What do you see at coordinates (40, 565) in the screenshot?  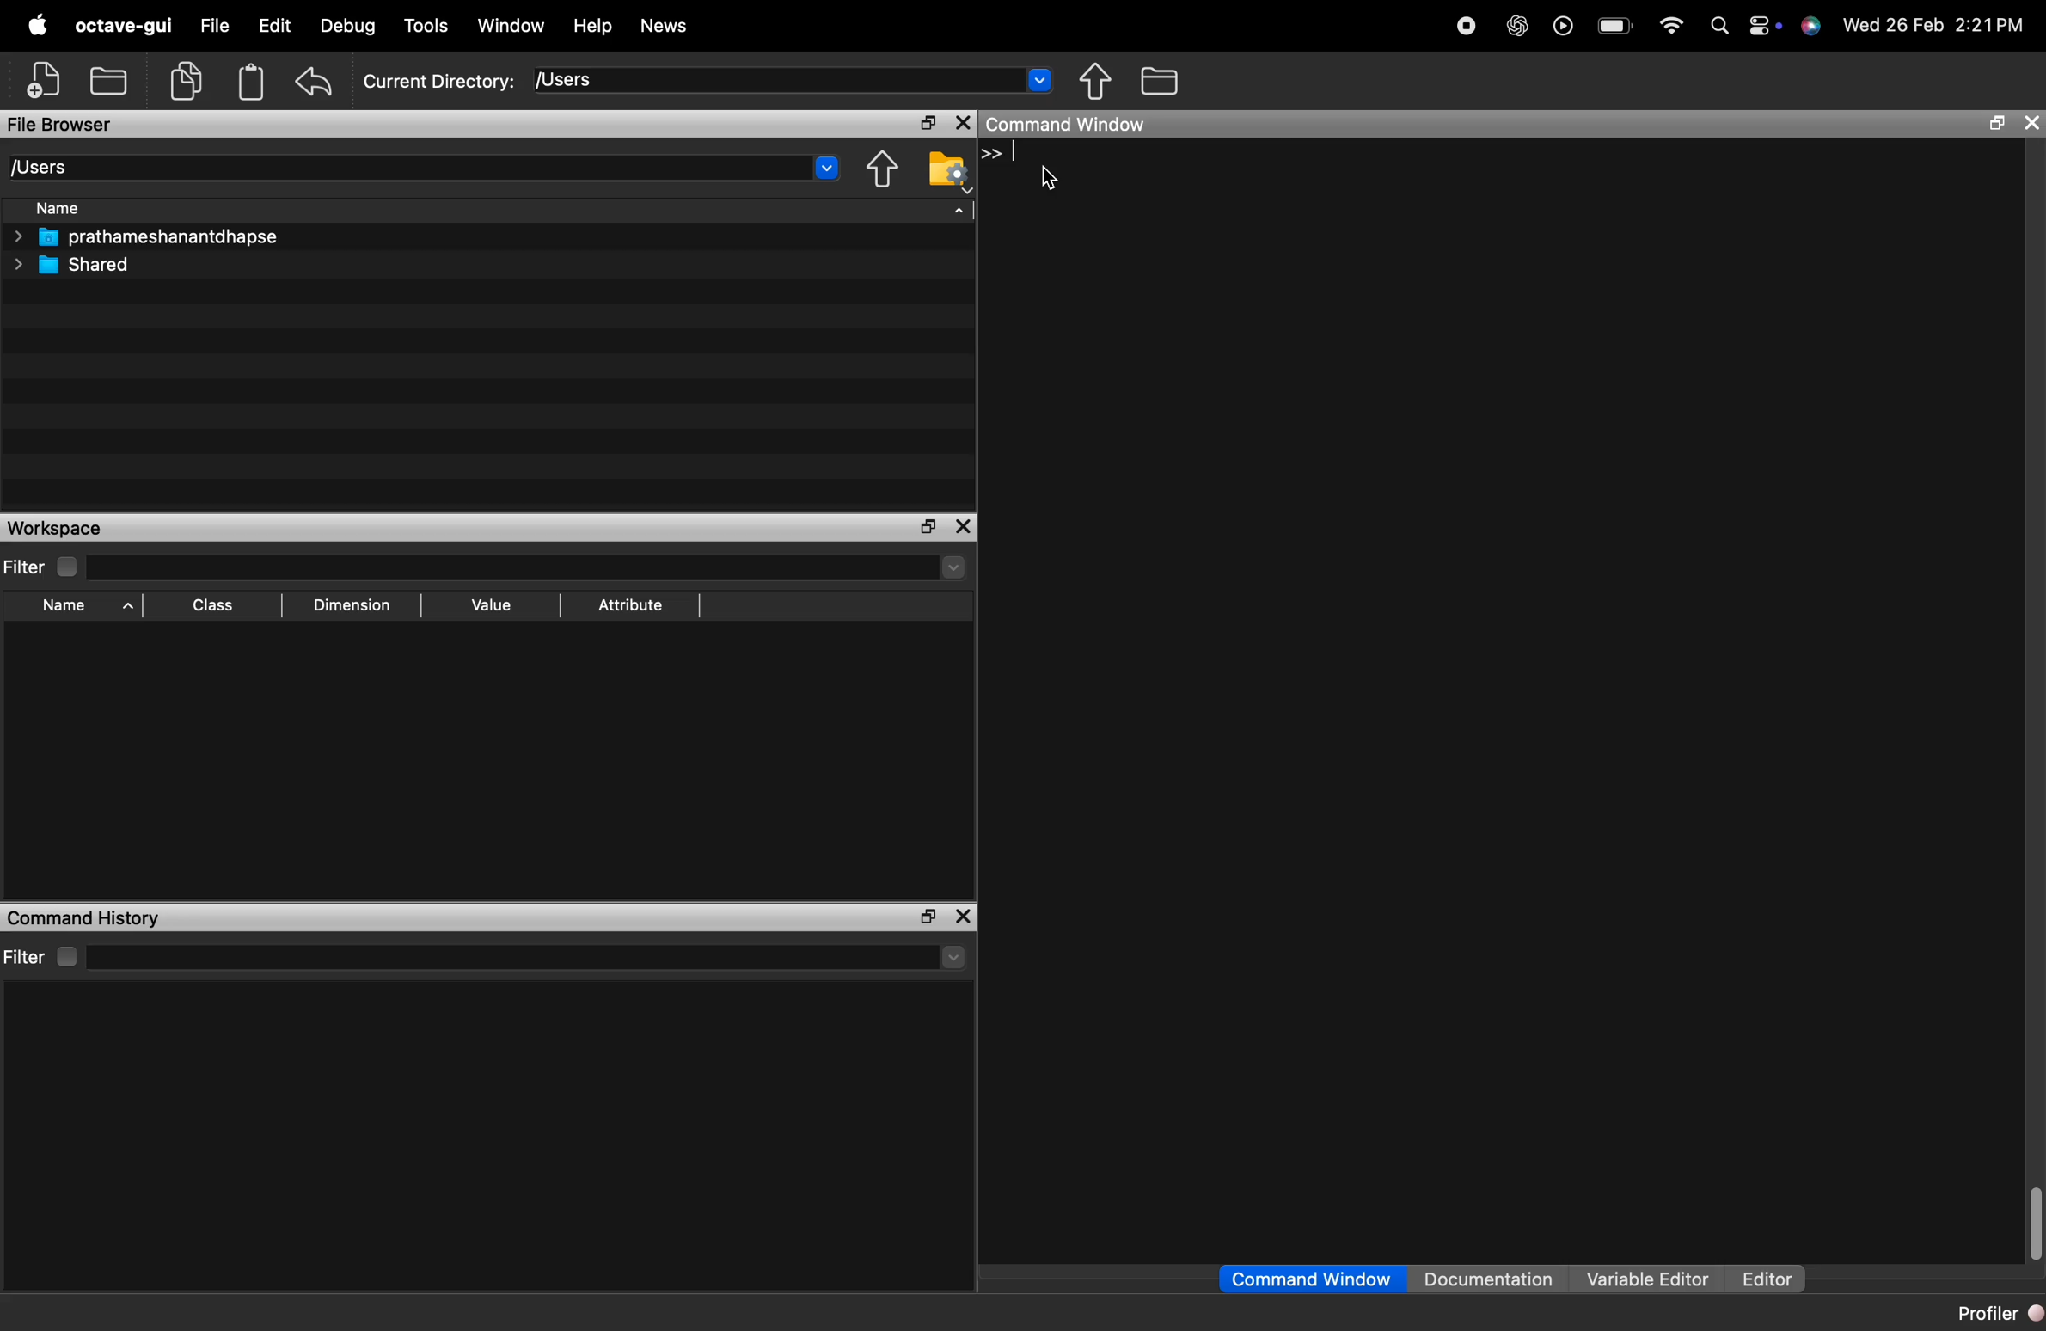 I see `Filter` at bounding box center [40, 565].